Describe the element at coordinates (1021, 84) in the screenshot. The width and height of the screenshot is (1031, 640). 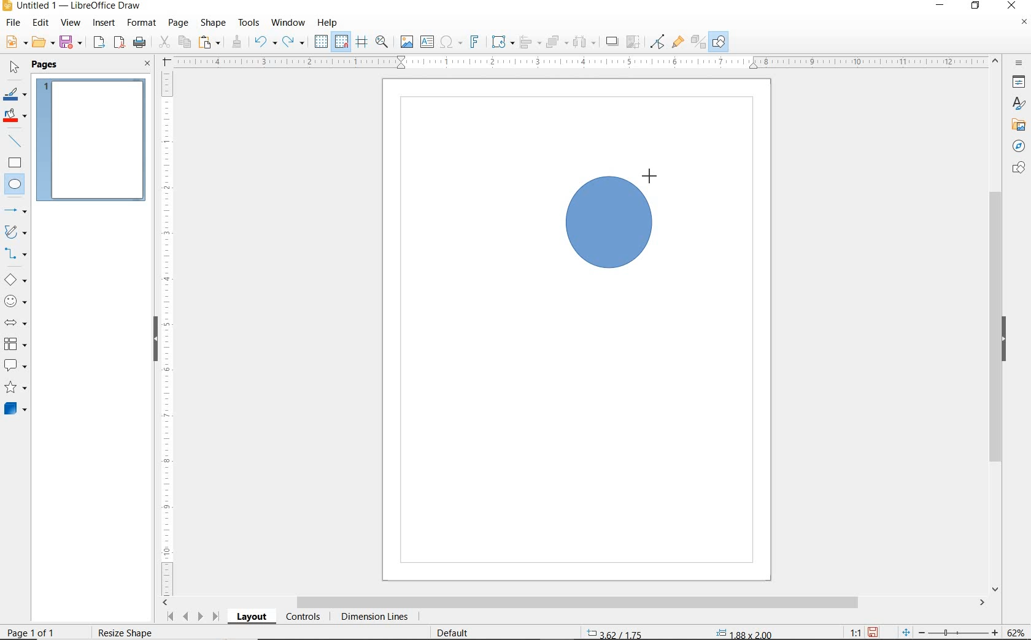
I see `PROPERTIES` at that location.